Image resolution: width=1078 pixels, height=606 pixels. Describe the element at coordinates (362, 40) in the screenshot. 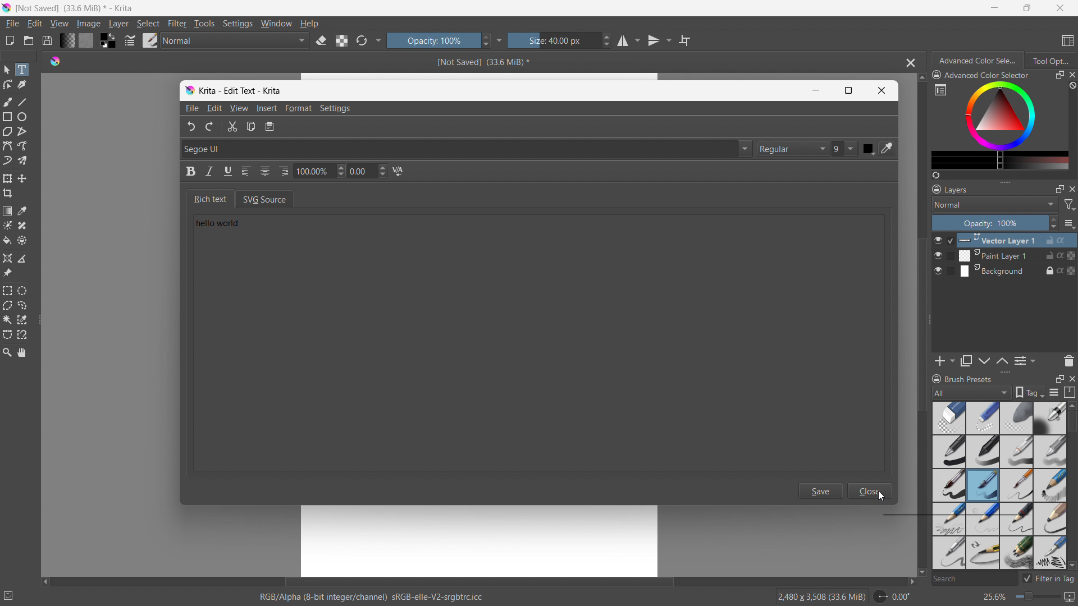

I see `reload original preset` at that location.